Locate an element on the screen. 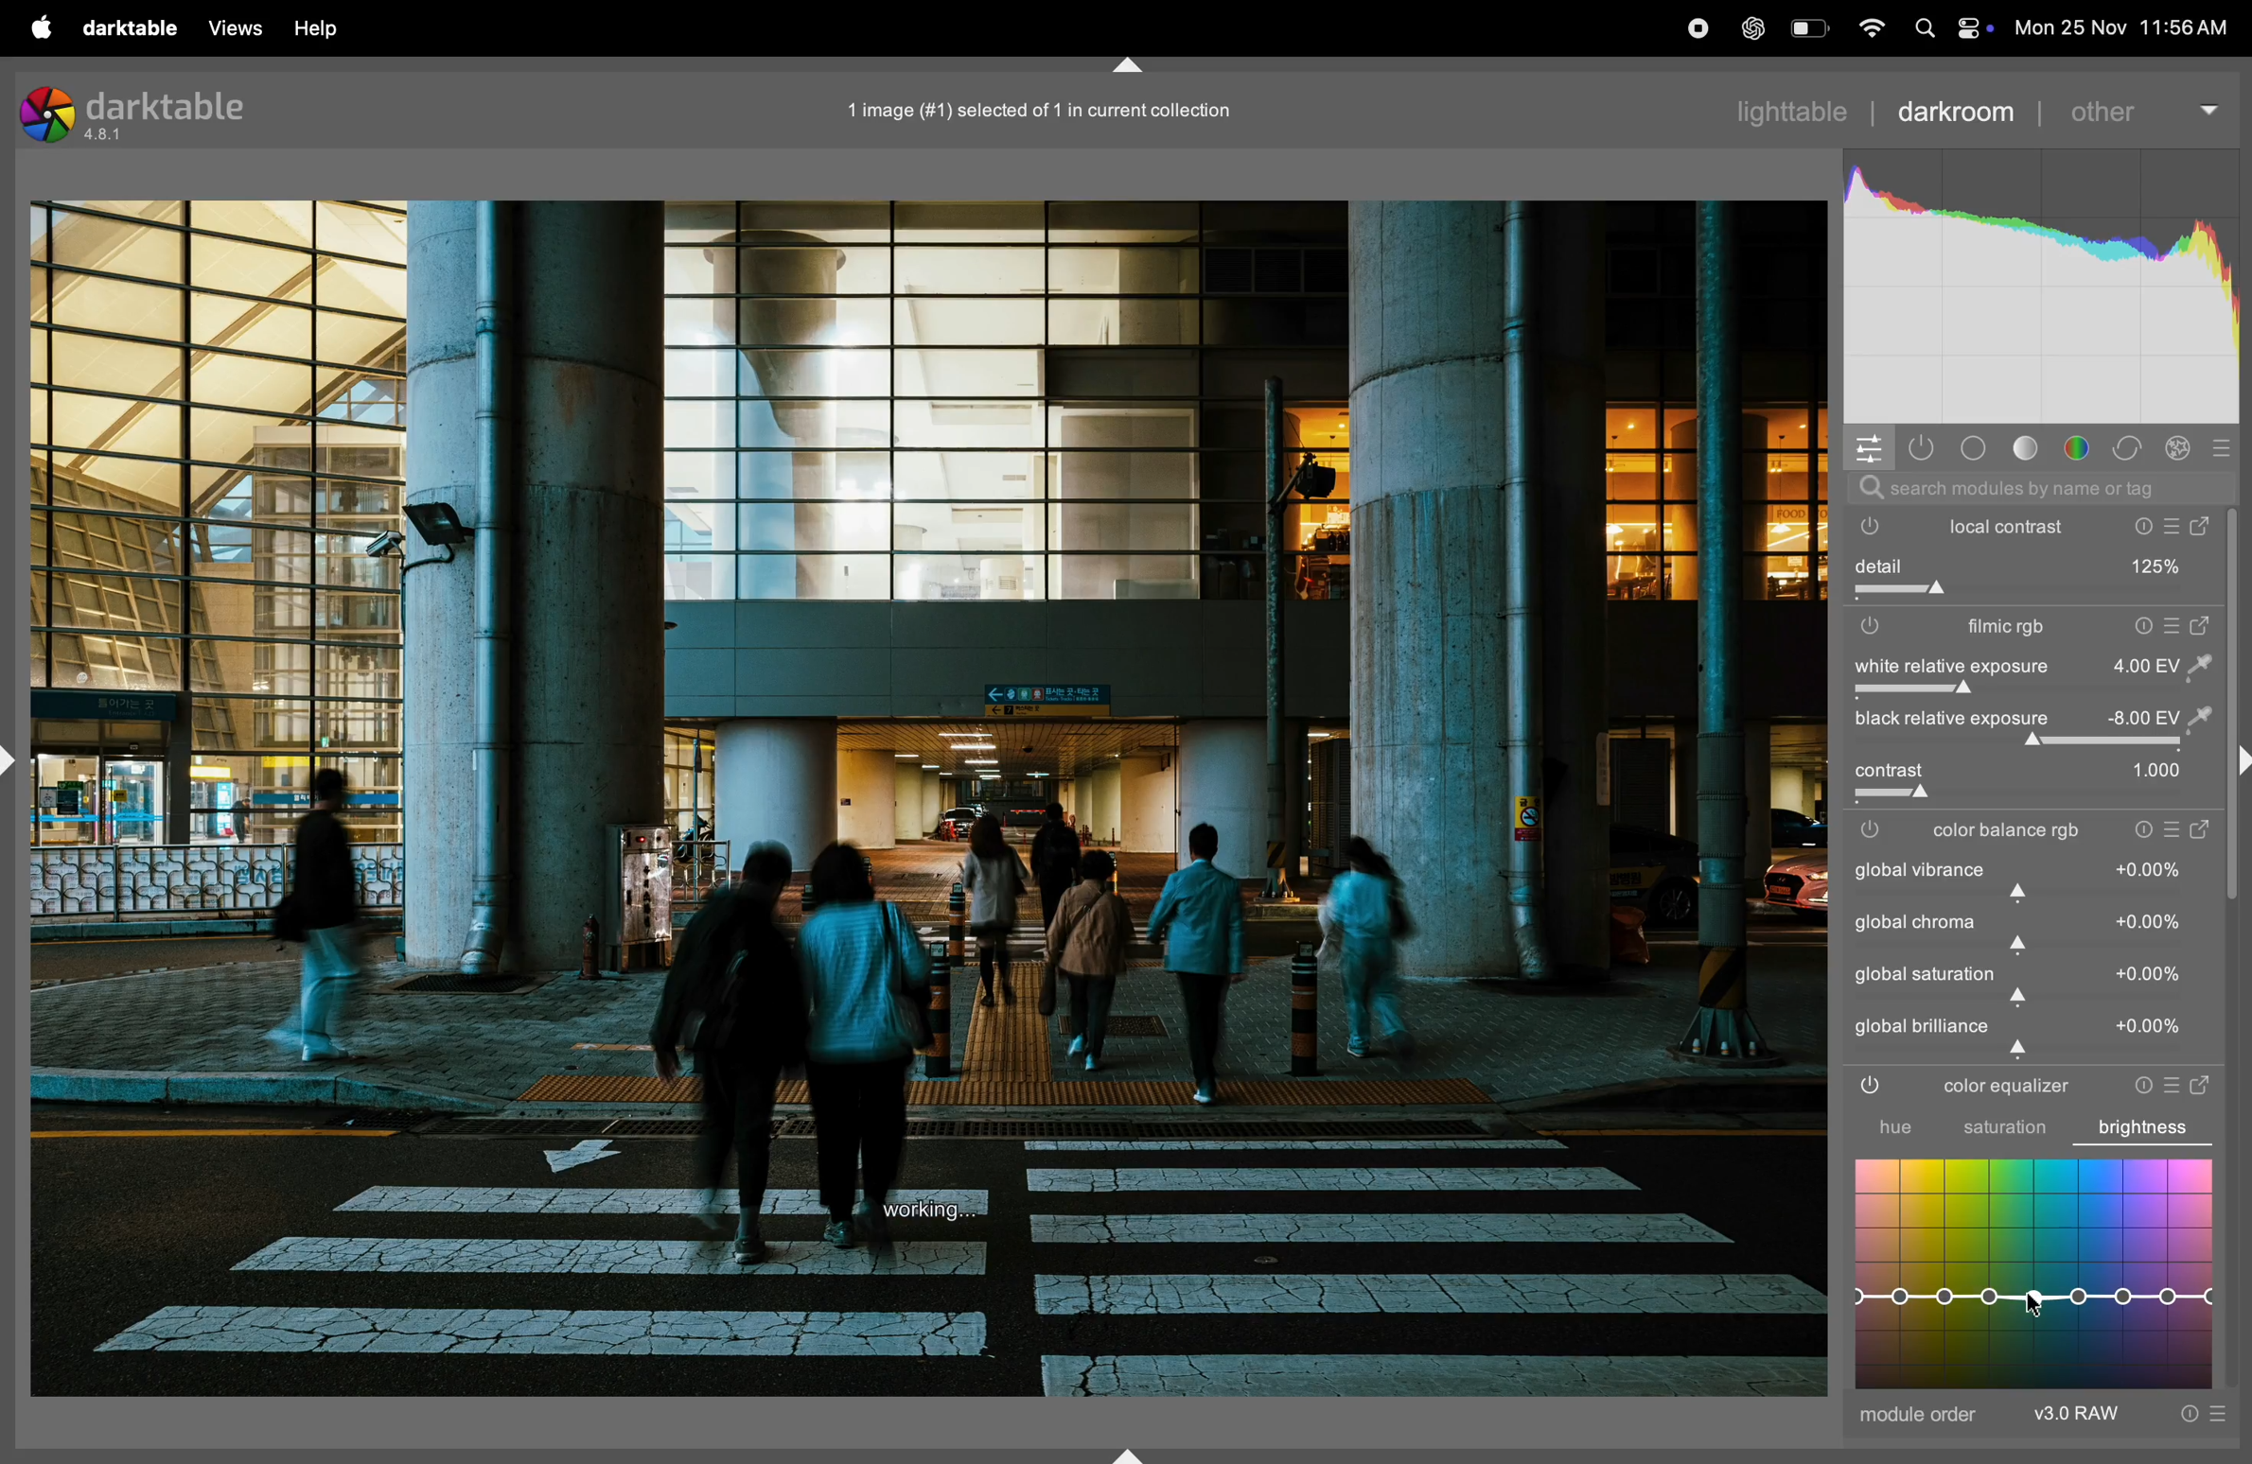  Collapse or expand  is located at coordinates (14, 759).